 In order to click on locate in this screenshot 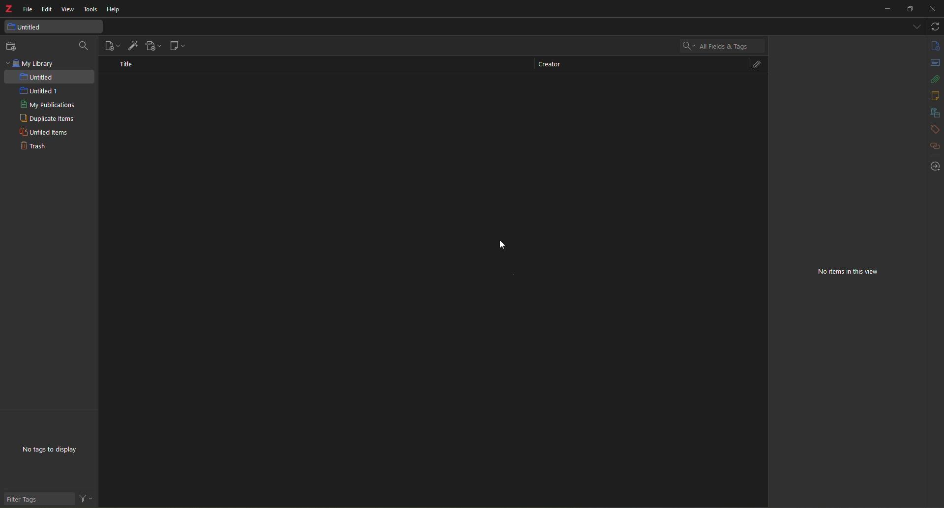, I will do `click(935, 166)`.